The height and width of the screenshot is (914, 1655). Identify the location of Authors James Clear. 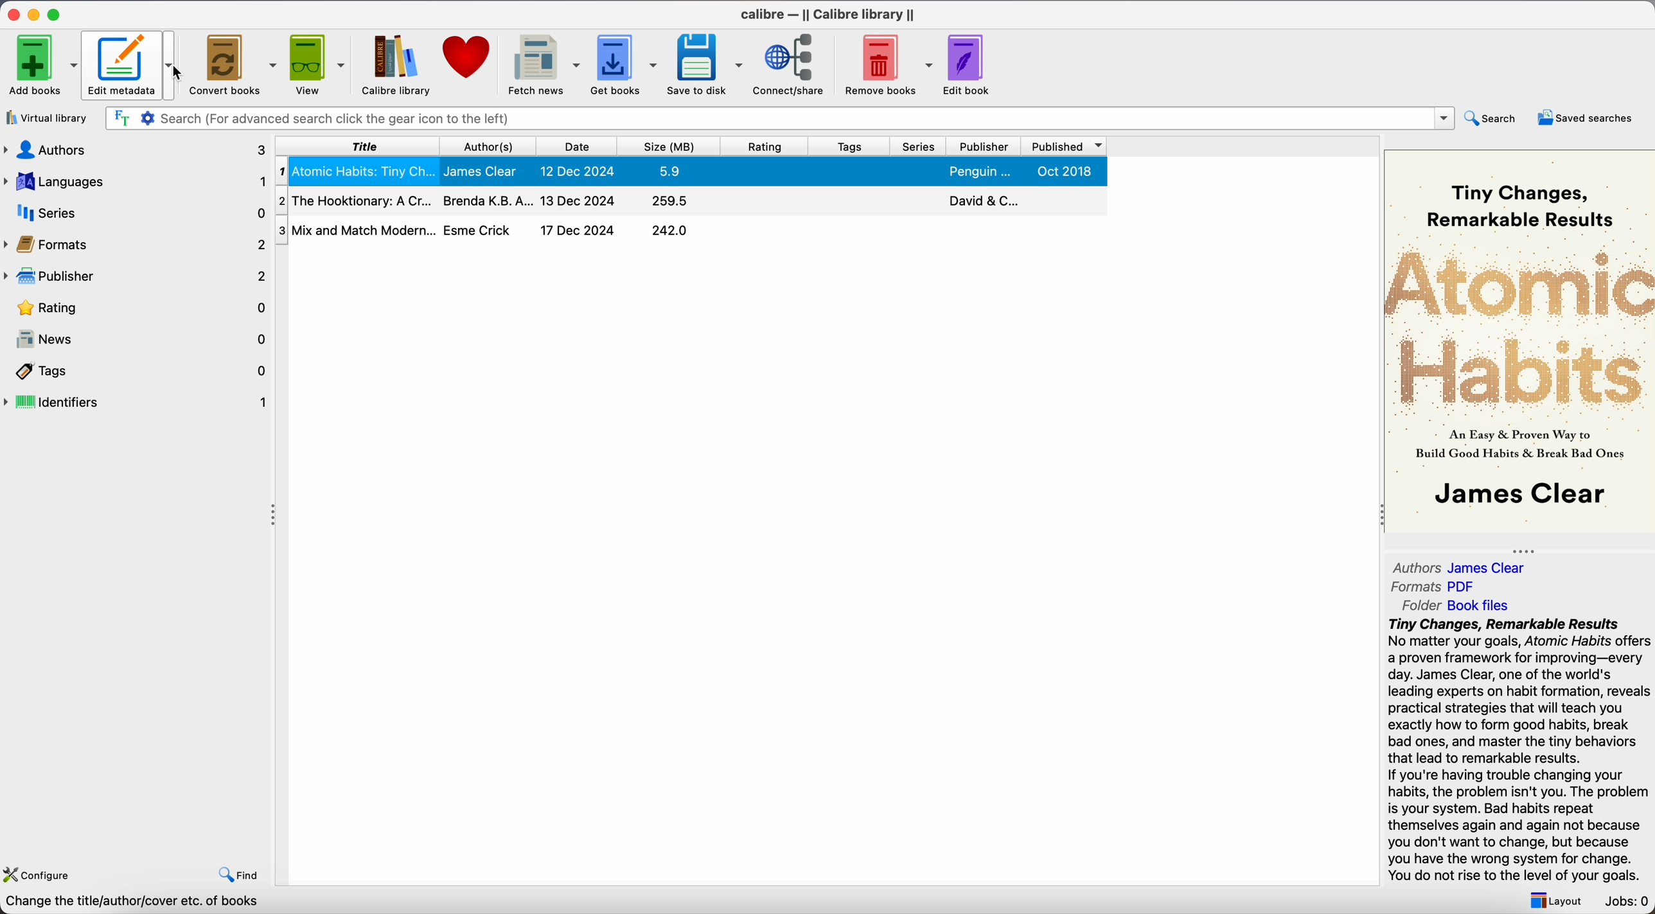
(1462, 566).